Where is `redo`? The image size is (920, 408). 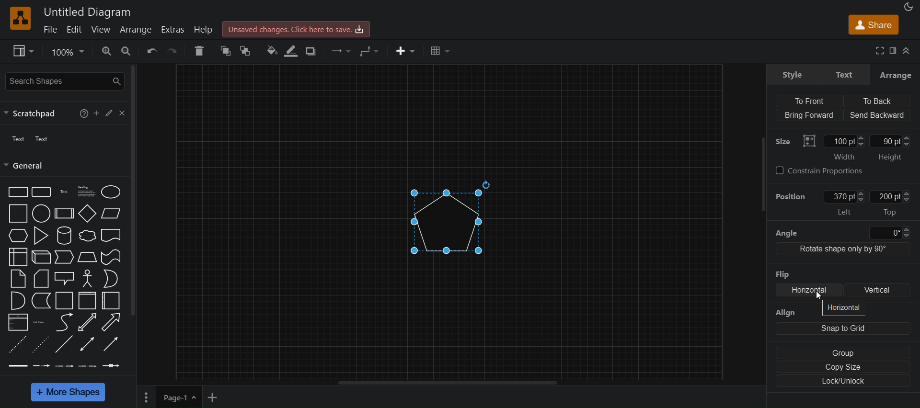
redo is located at coordinates (173, 53).